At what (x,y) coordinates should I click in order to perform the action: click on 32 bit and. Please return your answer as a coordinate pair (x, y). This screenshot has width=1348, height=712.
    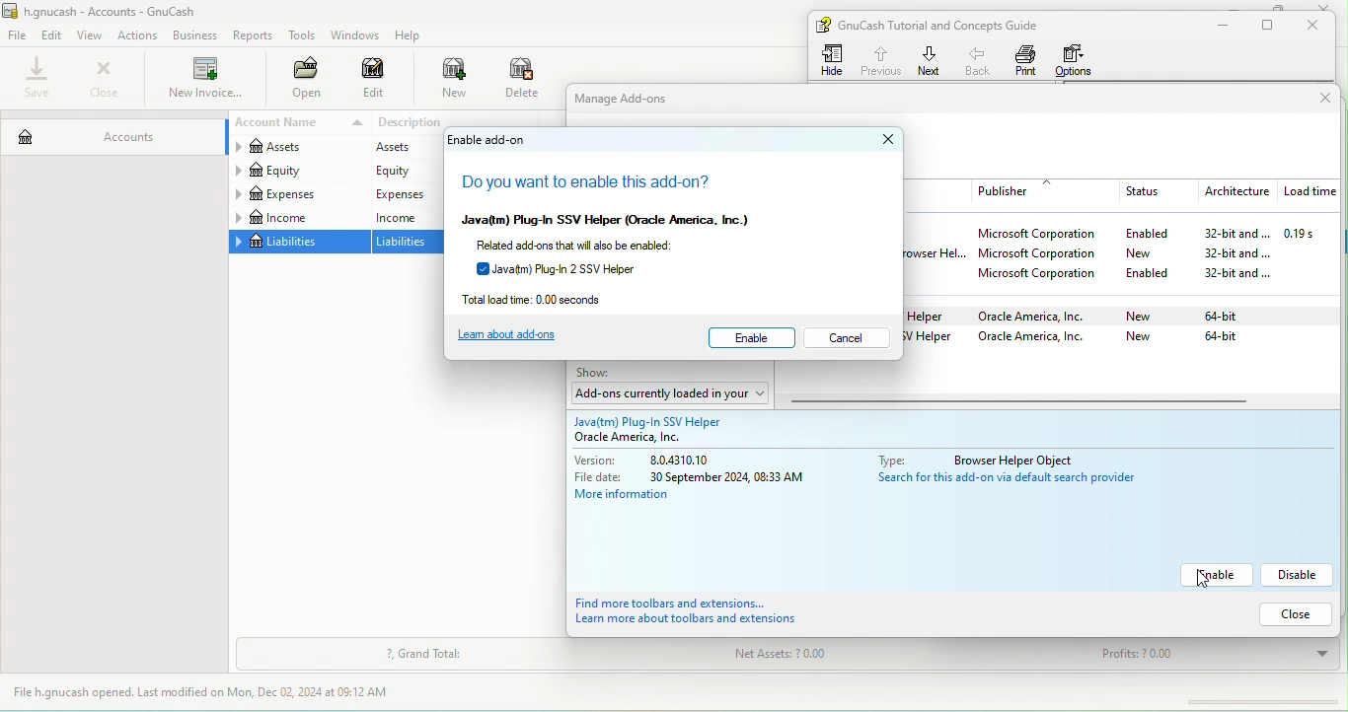
    Looking at the image, I should click on (1238, 275).